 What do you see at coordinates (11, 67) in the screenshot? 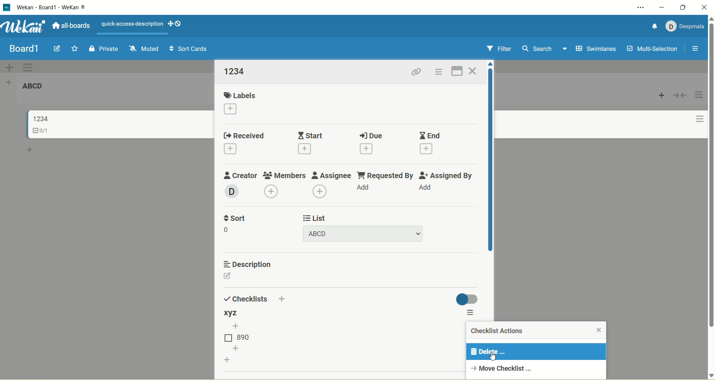
I see `add swimlane` at bounding box center [11, 67].